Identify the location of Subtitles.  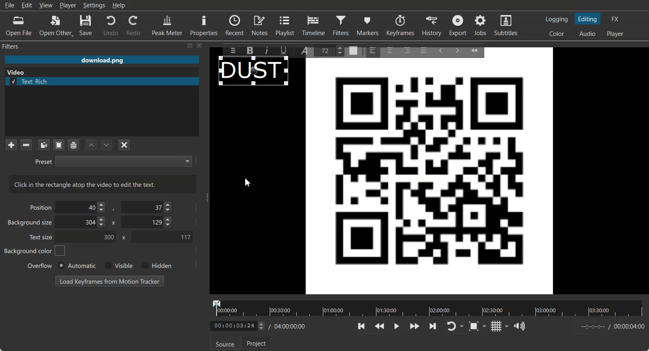
(506, 25).